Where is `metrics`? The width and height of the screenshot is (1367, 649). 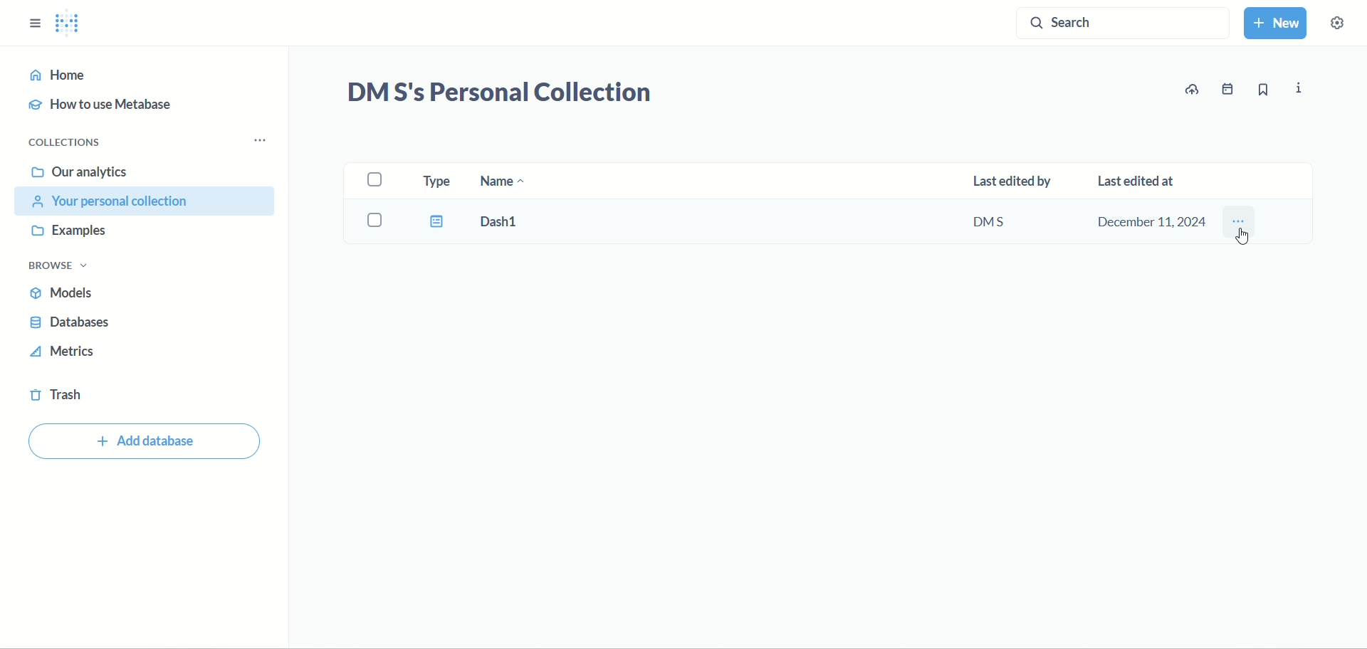
metrics is located at coordinates (65, 354).